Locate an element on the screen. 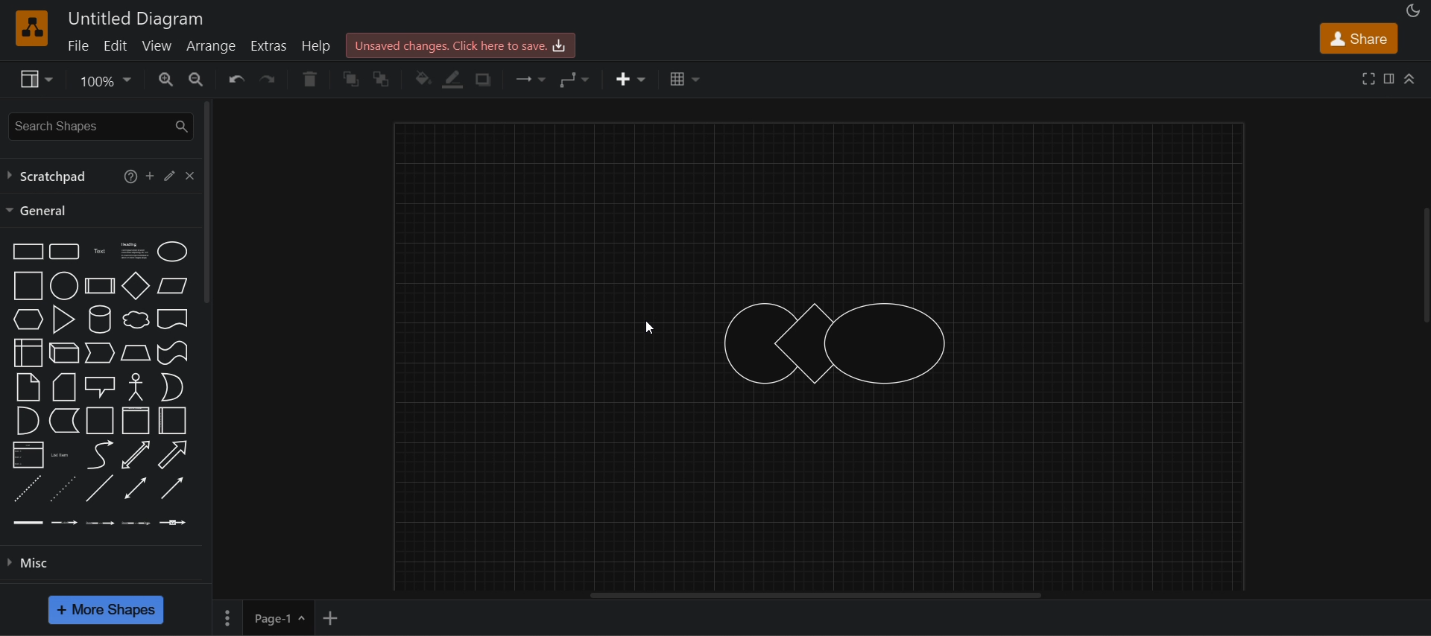  arrangw is located at coordinates (210, 45).